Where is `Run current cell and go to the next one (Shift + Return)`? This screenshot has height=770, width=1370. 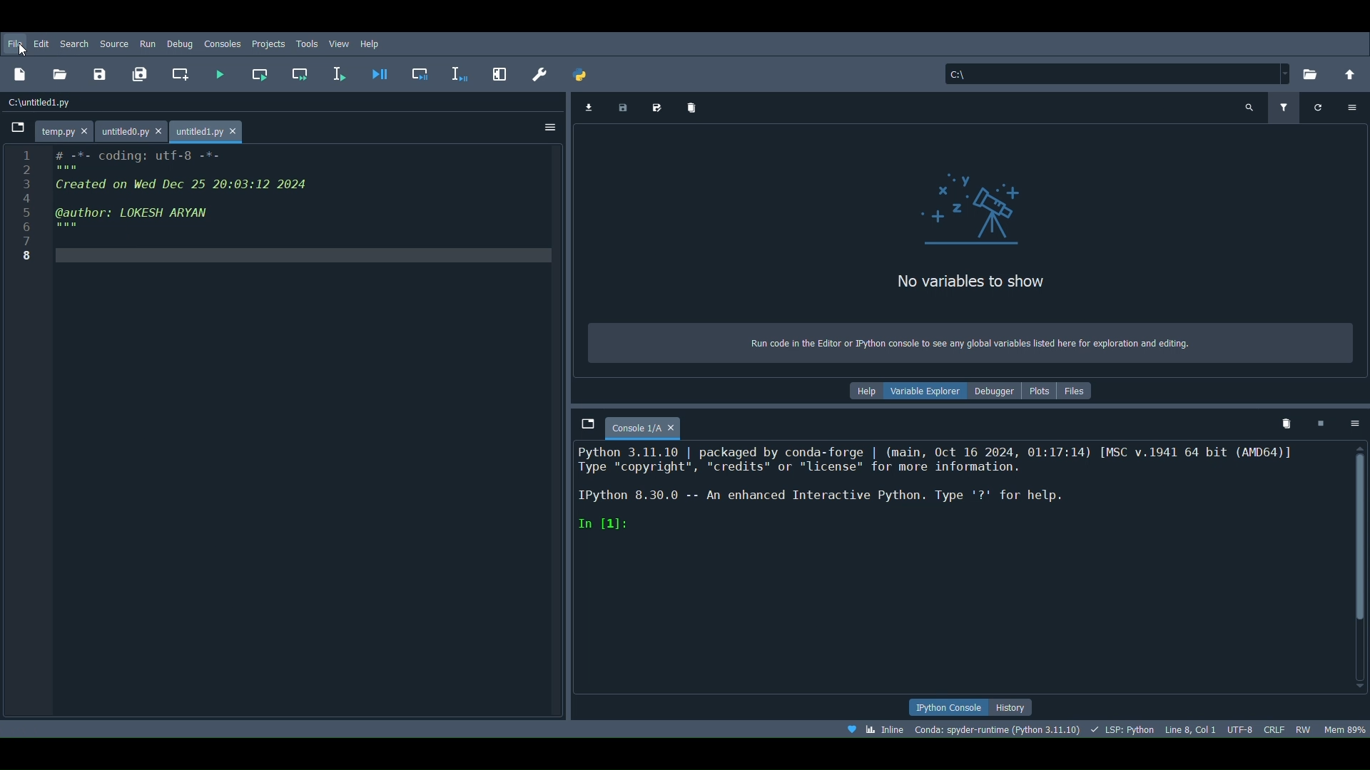
Run current cell and go to the next one (Shift + Return) is located at coordinates (303, 73).